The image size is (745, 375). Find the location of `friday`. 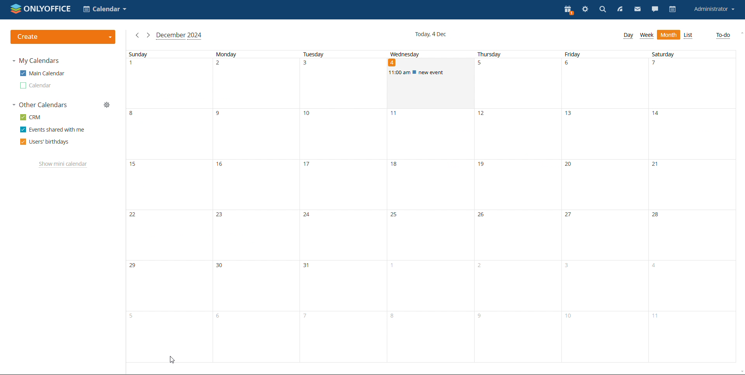

friday is located at coordinates (602, 207).